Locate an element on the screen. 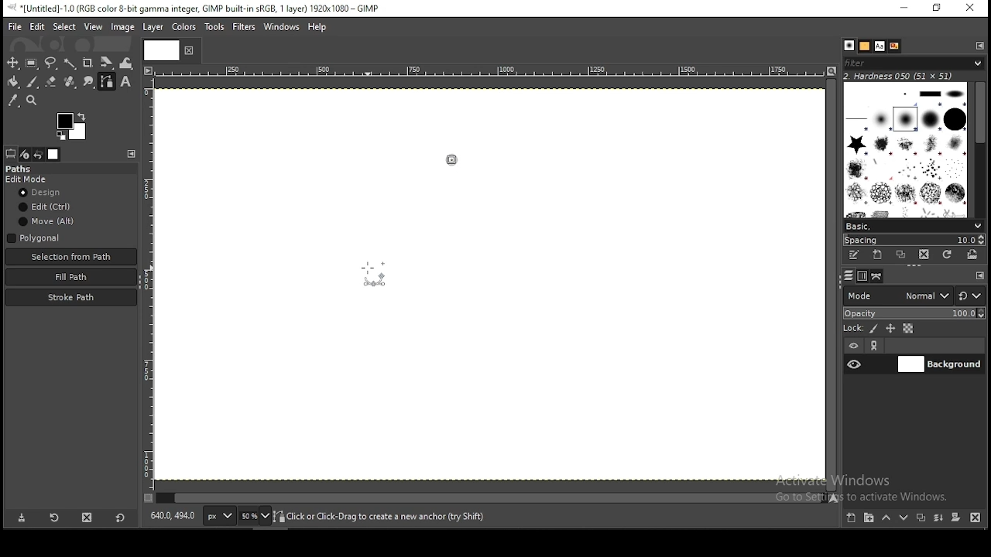 Image resolution: width=991 pixels, height=557 pixels. restore is located at coordinates (937, 9).